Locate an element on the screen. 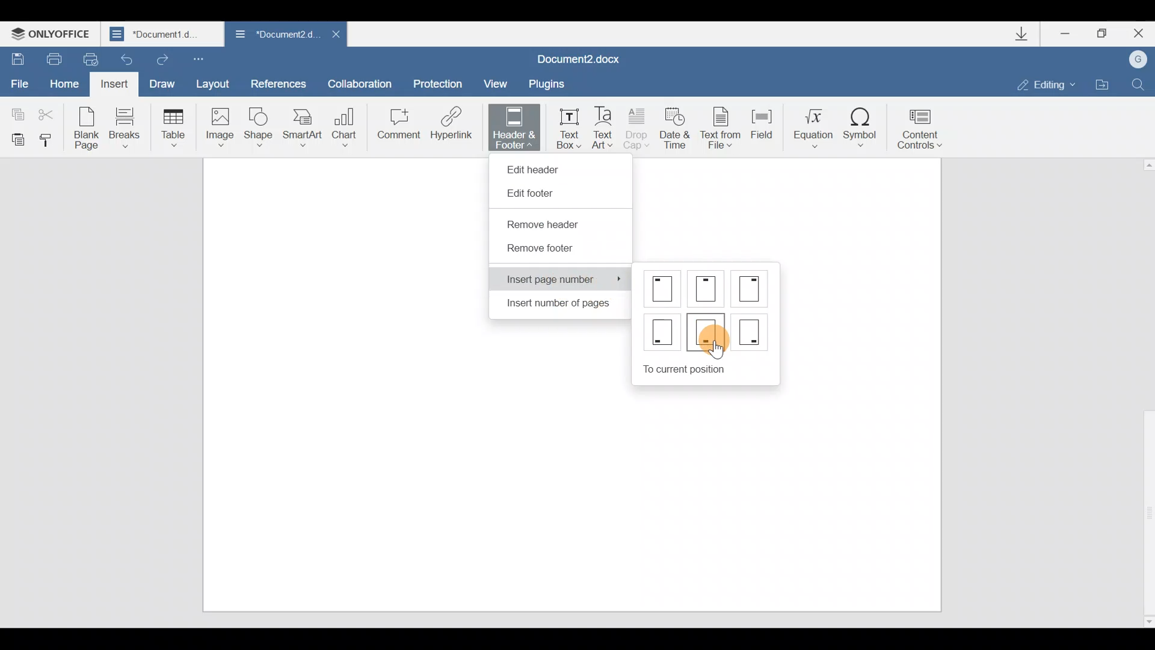 This screenshot has width=1155, height=650. Chart is located at coordinates (346, 123).